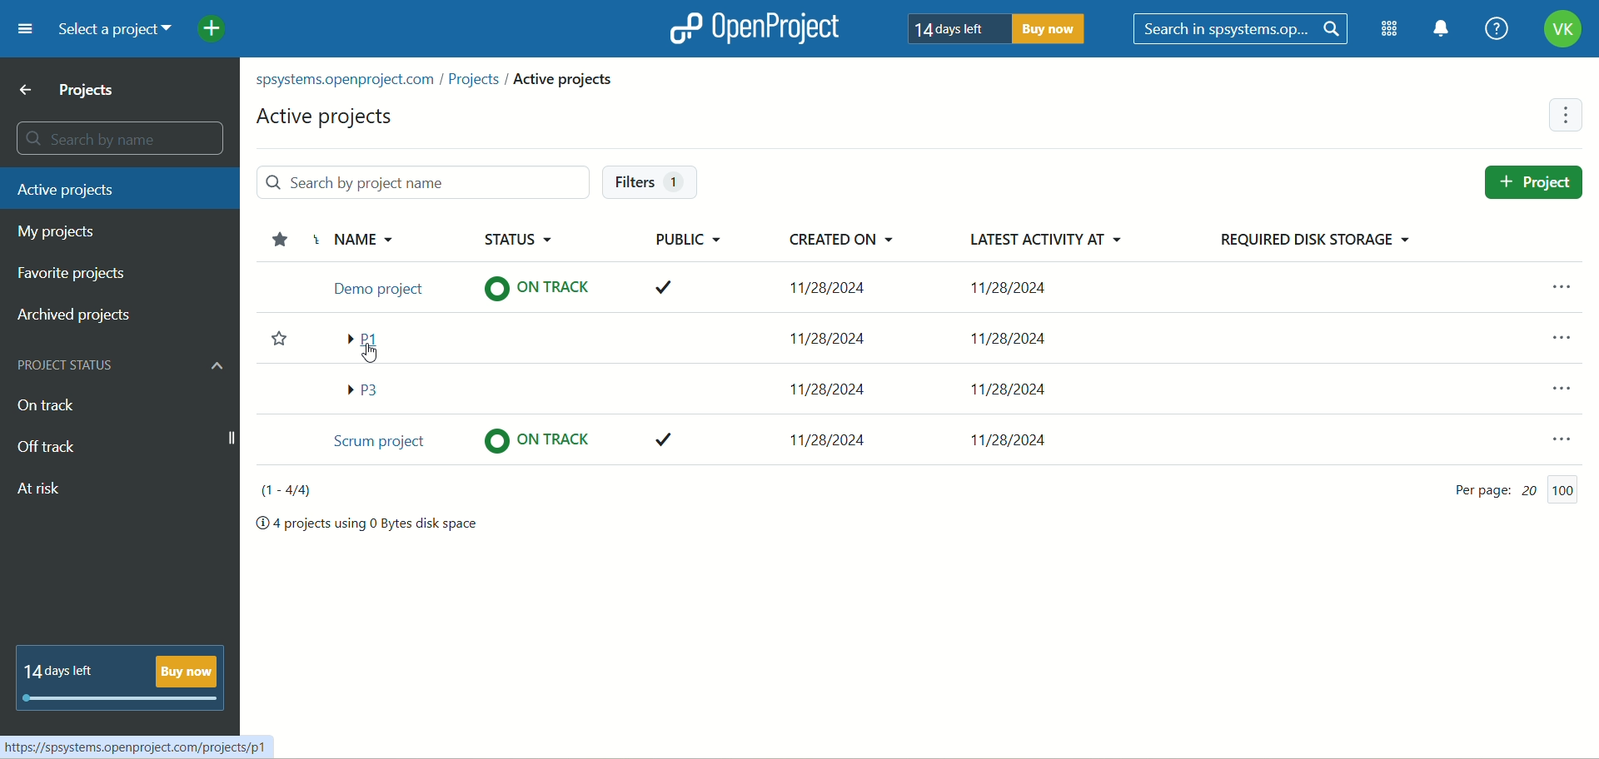 This screenshot has width=1599, height=759. Describe the element at coordinates (1550, 433) in the screenshot. I see `menu` at that location.